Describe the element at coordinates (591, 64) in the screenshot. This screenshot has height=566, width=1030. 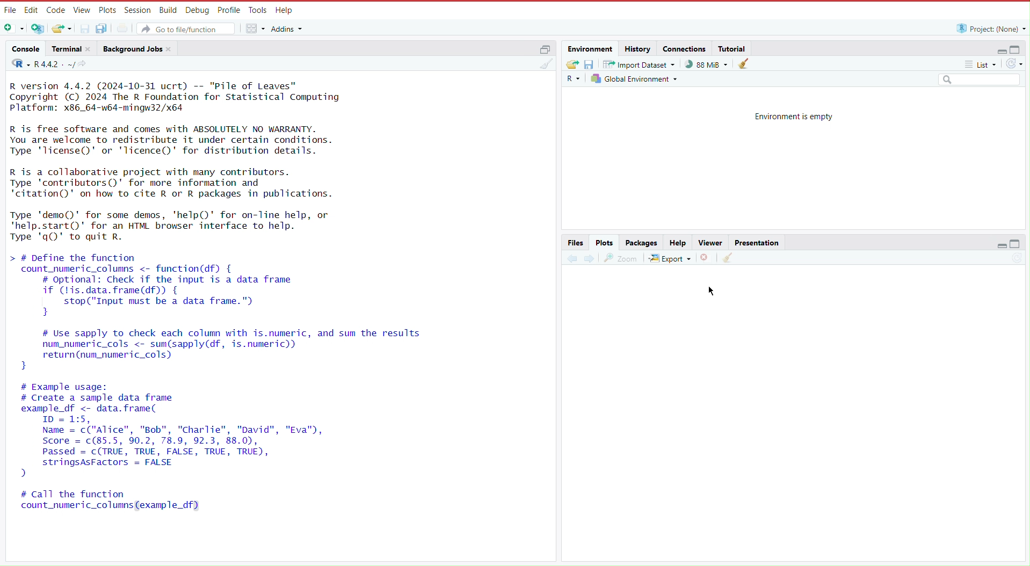
I see `Save workspace as` at that location.